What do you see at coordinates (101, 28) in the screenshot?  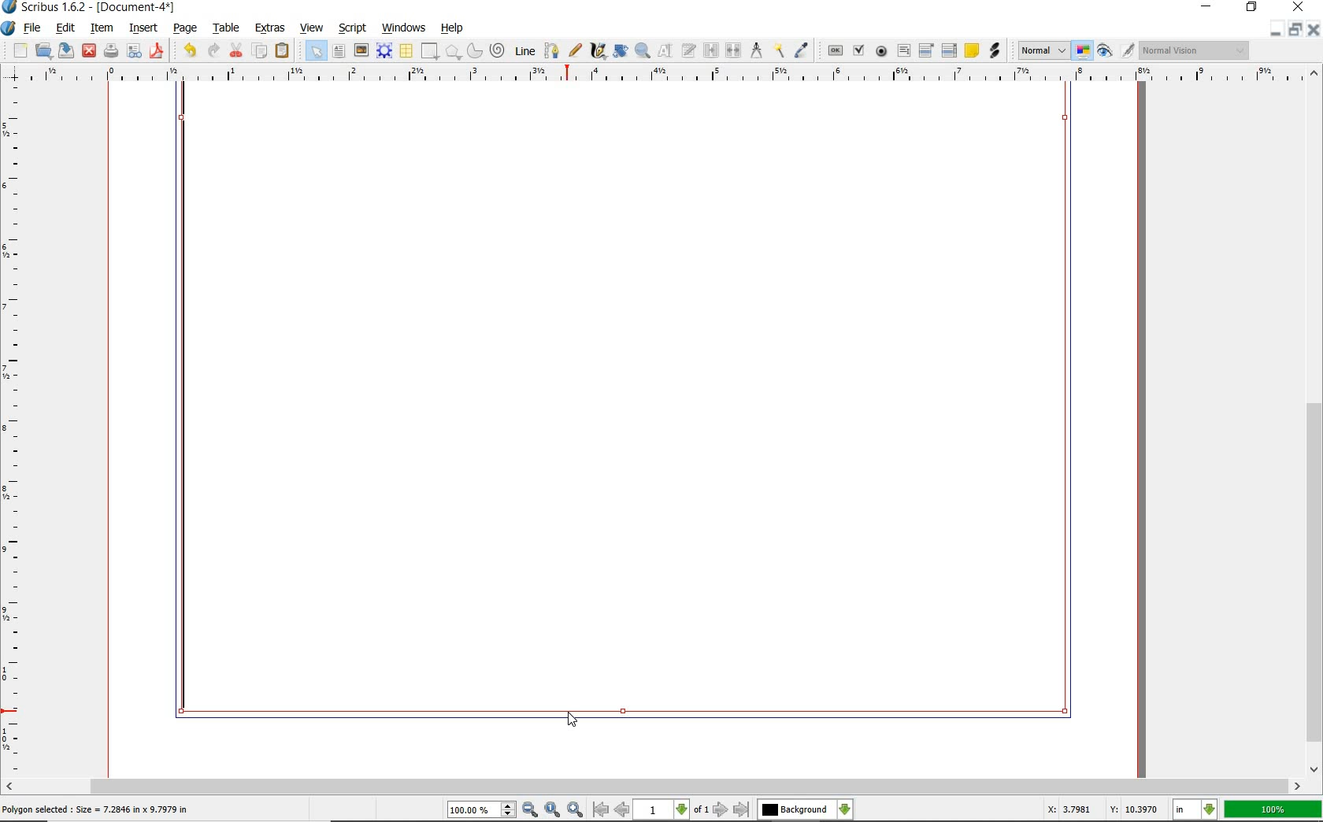 I see `item` at bounding box center [101, 28].